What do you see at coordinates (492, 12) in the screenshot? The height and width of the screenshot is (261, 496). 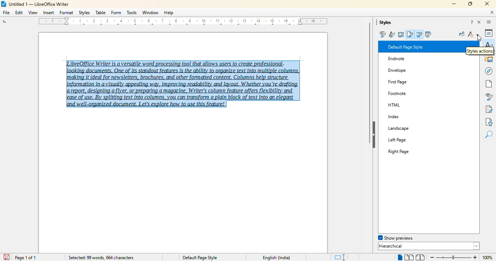 I see `close document` at bounding box center [492, 12].